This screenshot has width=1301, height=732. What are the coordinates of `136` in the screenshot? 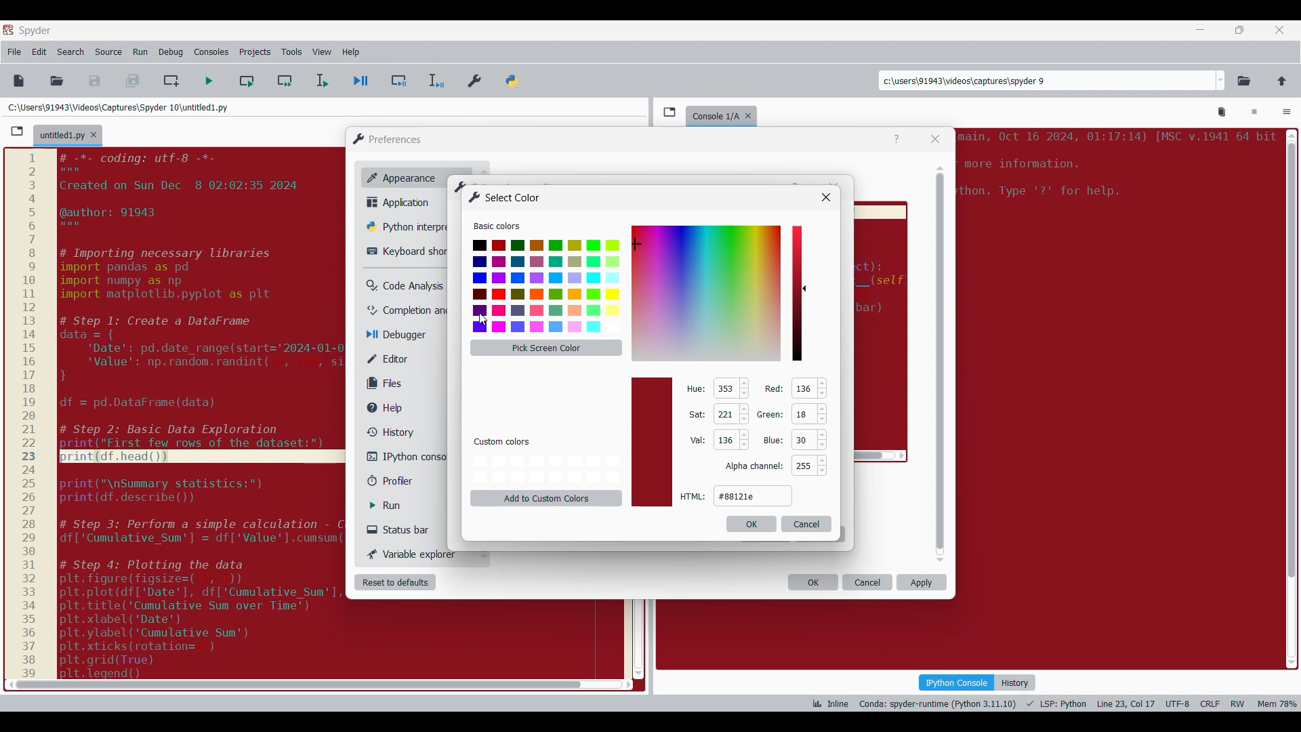 It's located at (804, 388).